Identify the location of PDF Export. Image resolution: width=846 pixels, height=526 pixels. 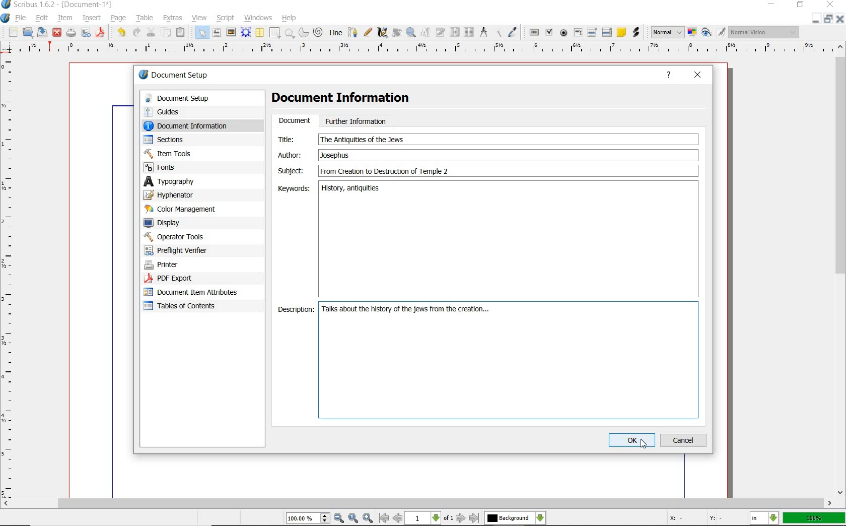
(186, 278).